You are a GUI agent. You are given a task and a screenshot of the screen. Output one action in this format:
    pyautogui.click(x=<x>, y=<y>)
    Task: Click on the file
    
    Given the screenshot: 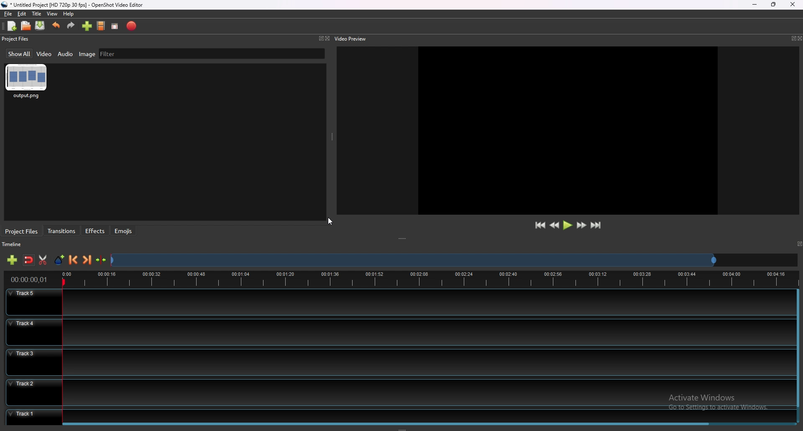 What is the action you would take?
    pyautogui.click(x=9, y=13)
    